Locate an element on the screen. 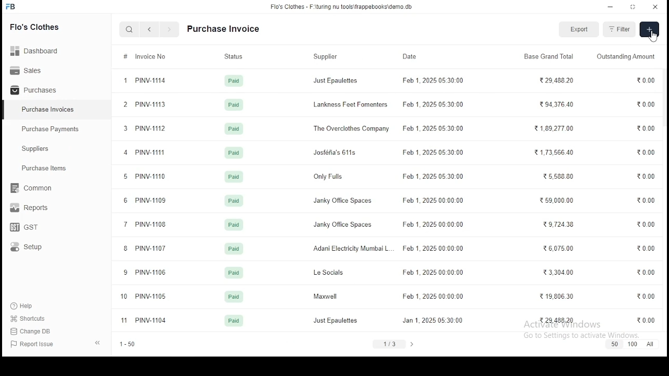  help is located at coordinates (24, 304).